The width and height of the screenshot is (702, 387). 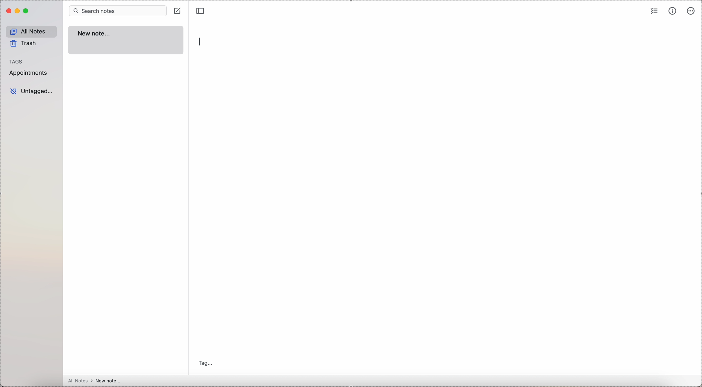 What do you see at coordinates (207, 364) in the screenshot?
I see `tag` at bounding box center [207, 364].